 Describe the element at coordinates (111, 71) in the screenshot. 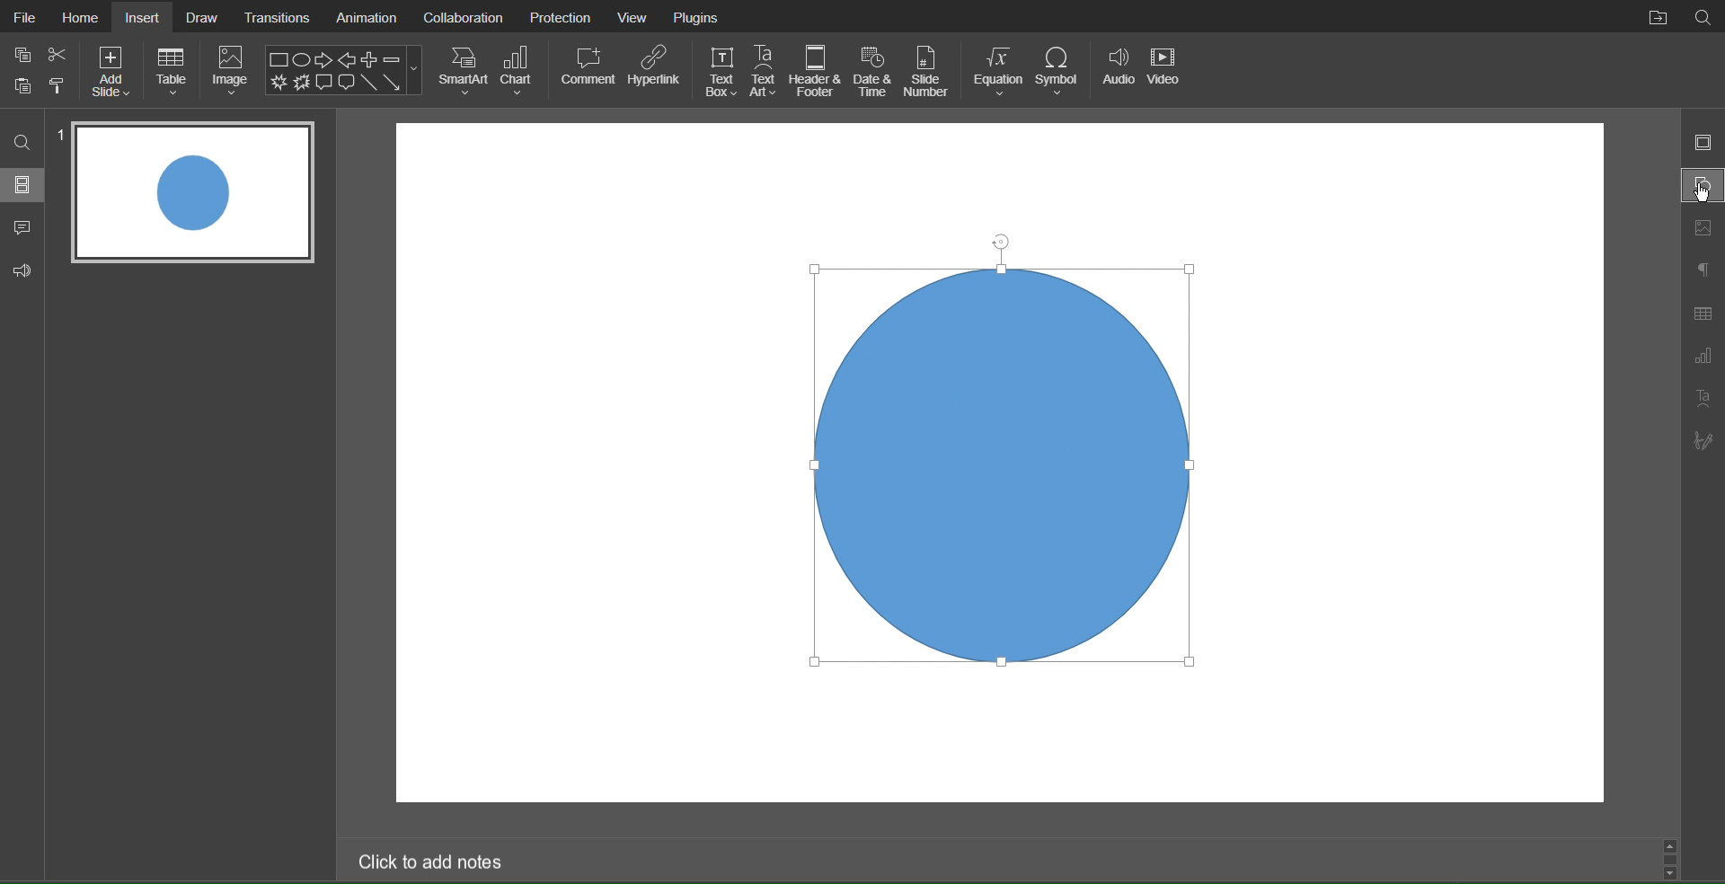

I see `Add Slide` at that location.